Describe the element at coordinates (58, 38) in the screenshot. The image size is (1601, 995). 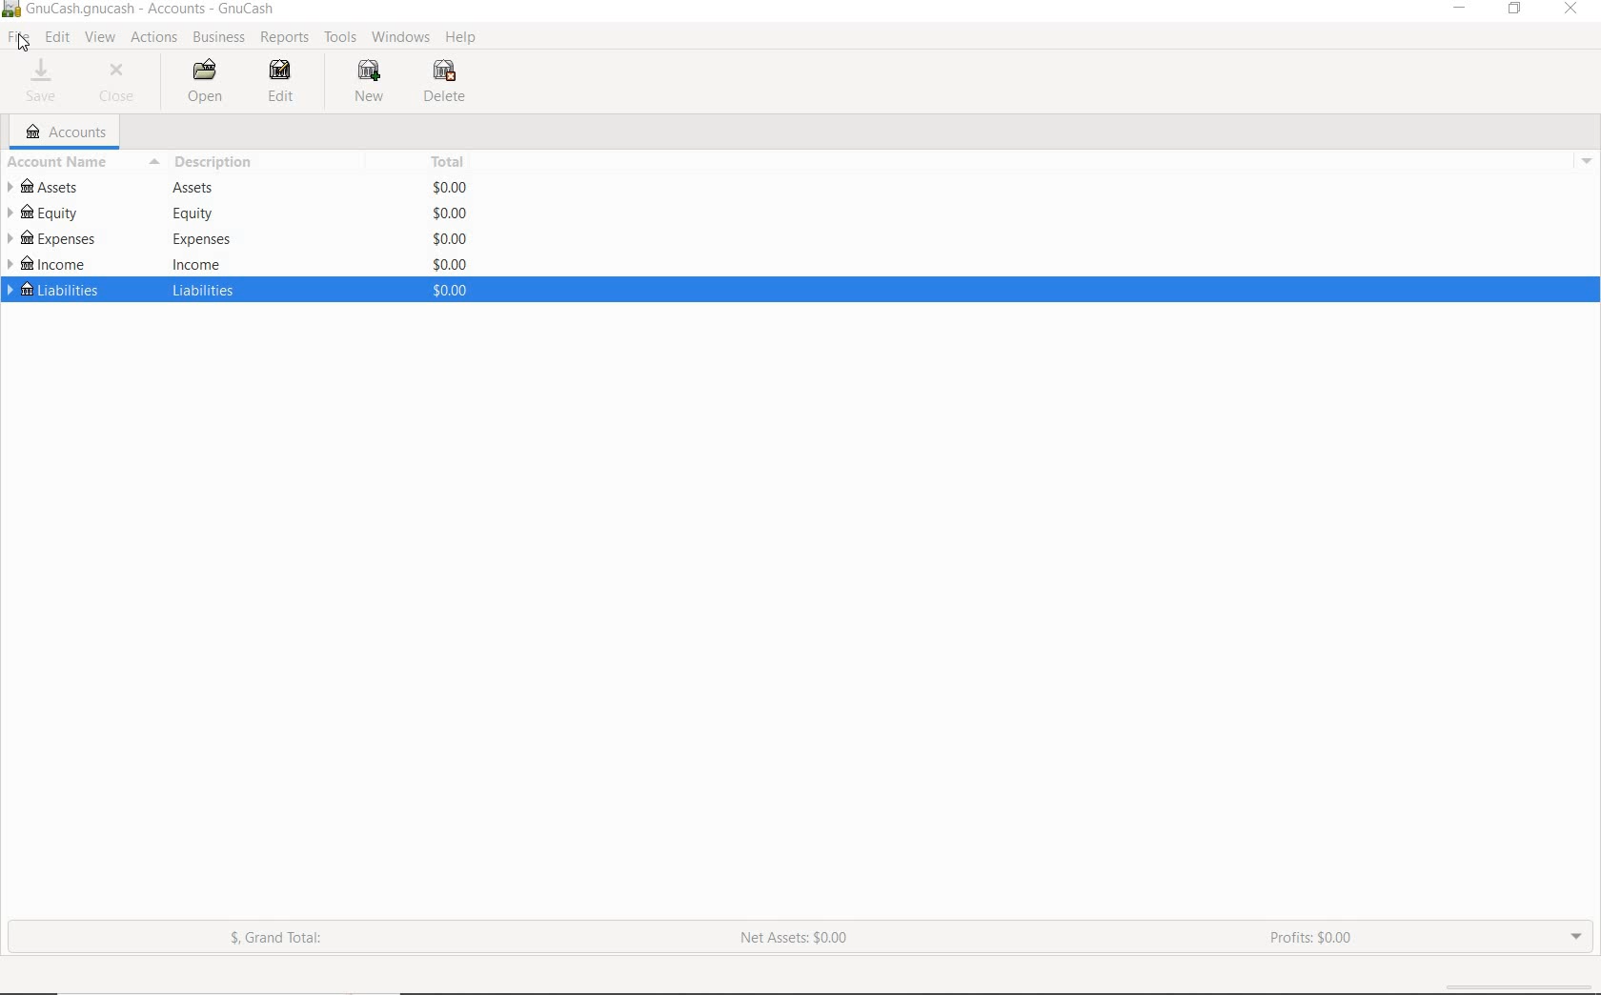
I see `EDIT` at that location.